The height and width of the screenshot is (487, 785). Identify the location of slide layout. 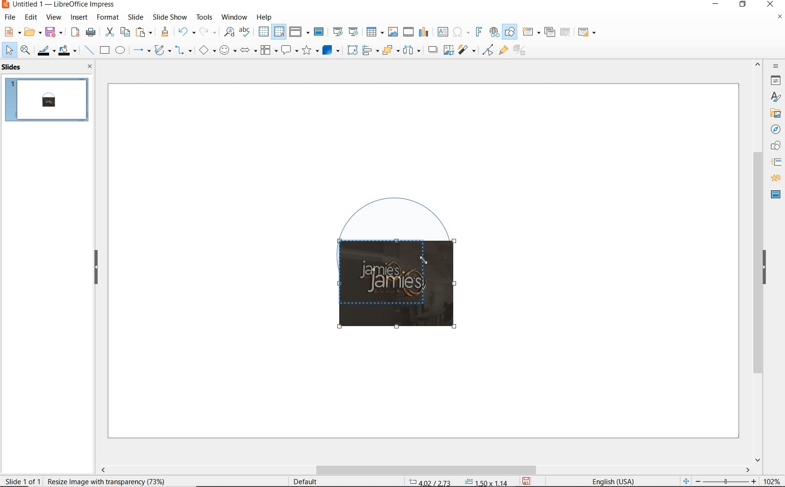
(587, 33).